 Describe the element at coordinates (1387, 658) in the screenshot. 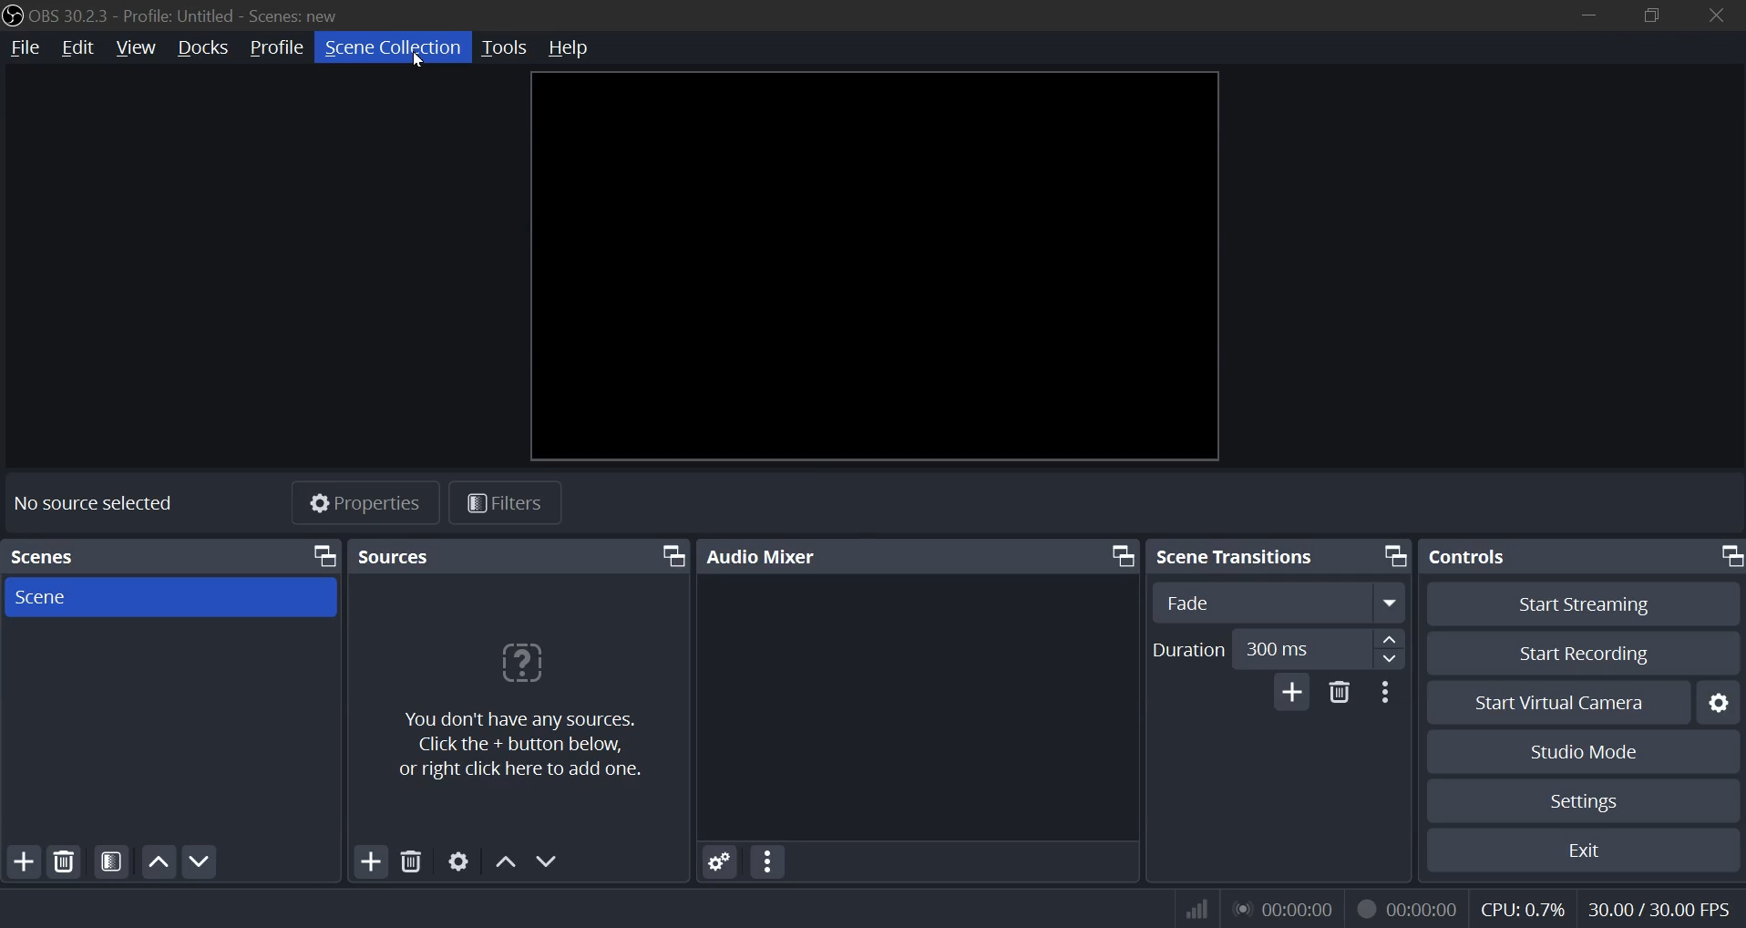

I see `down` at that location.